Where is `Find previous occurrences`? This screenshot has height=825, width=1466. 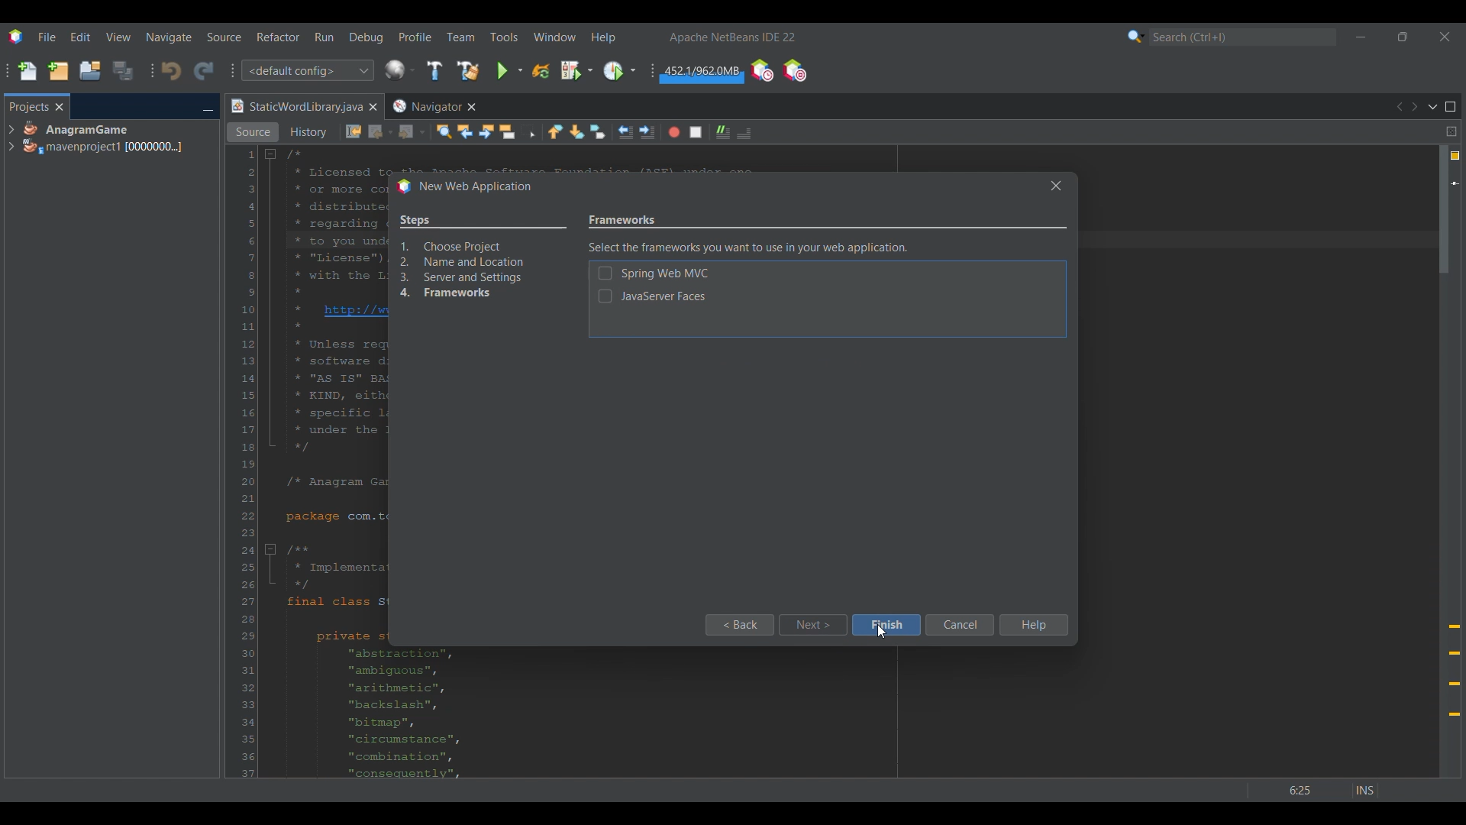
Find previous occurrences is located at coordinates (465, 131).